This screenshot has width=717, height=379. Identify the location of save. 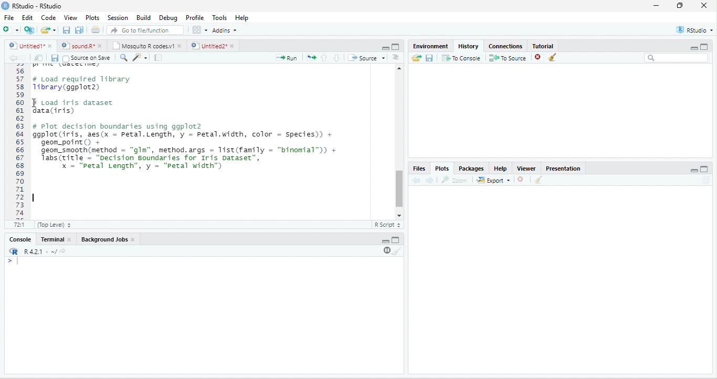
(66, 30).